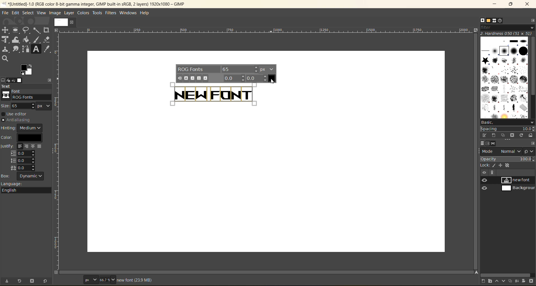 The image size is (536, 286). What do you see at coordinates (502, 151) in the screenshot?
I see `mode` at bounding box center [502, 151].